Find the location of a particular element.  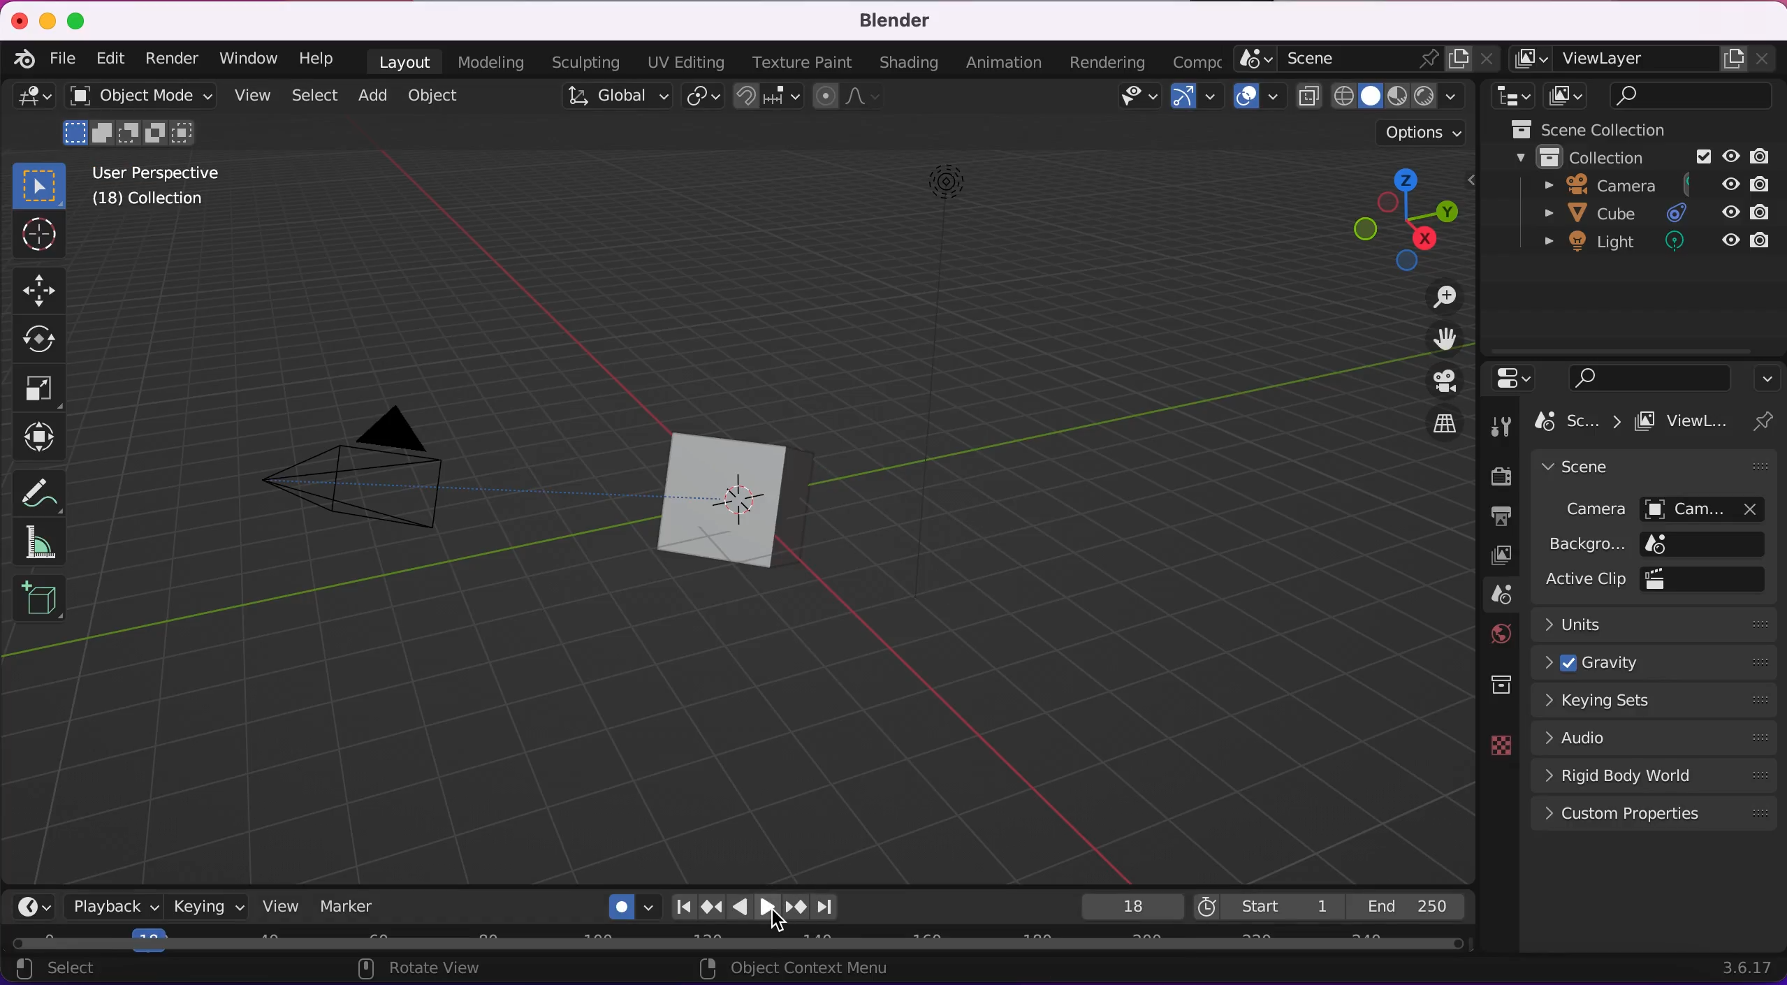

scene is located at coordinates (1364, 59).